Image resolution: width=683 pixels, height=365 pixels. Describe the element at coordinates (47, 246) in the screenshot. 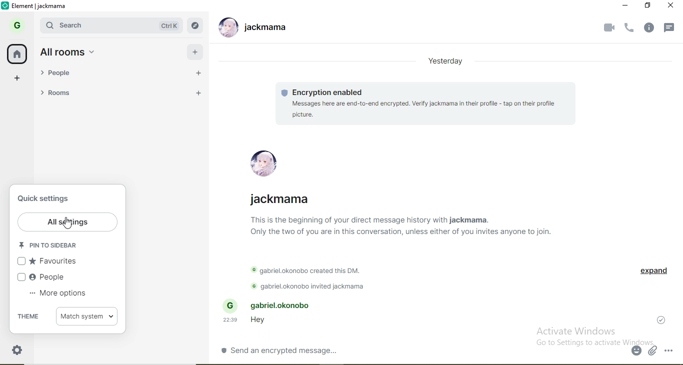

I see `pin to sidebar` at that location.